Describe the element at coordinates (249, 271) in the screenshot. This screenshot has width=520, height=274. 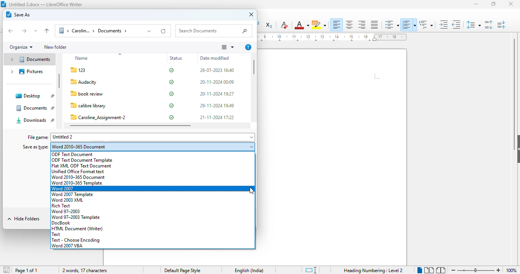
I see `text language` at that location.